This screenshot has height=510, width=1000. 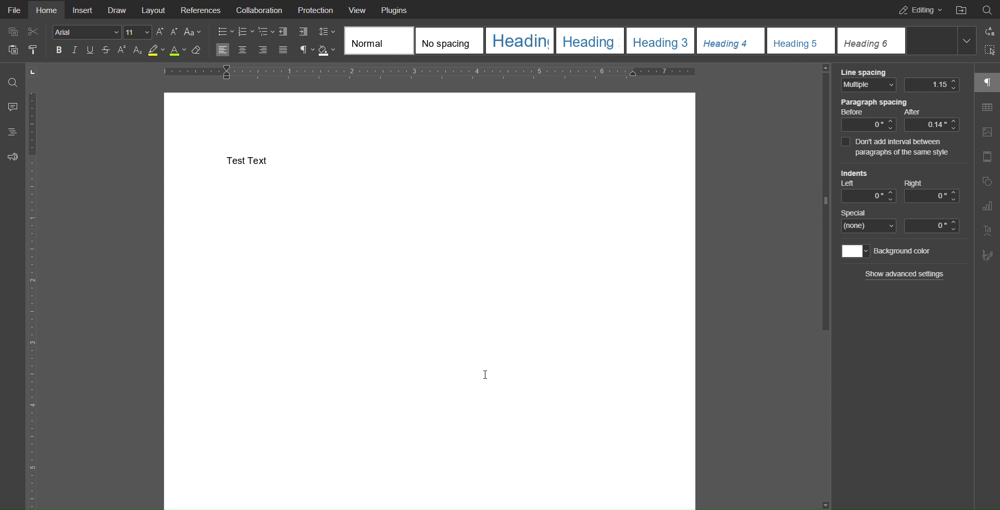 I want to click on Graph Settings, so click(x=987, y=206).